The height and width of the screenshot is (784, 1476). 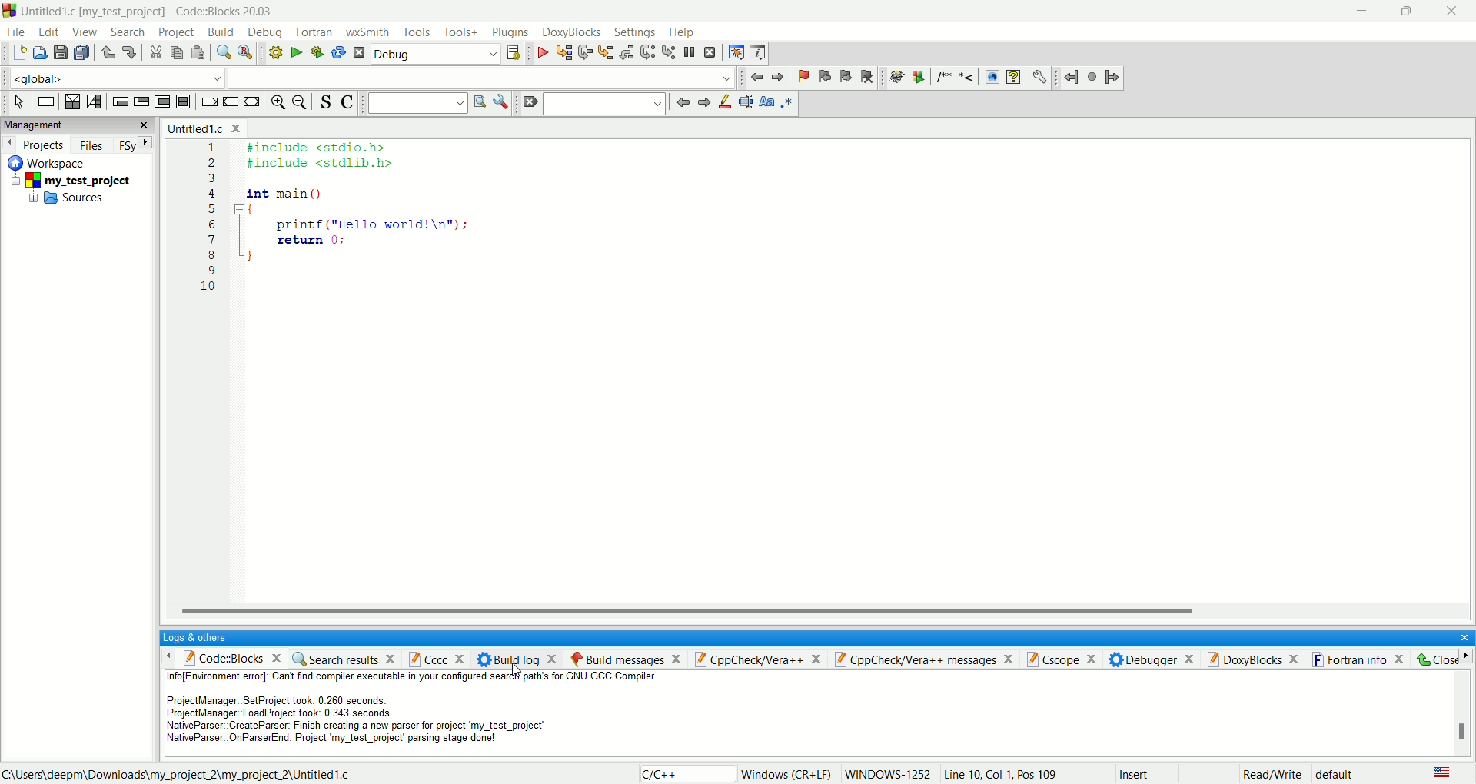 What do you see at coordinates (823, 78) in the screenshot?
I see `previous bookmark` at bounding box center [823, 78].